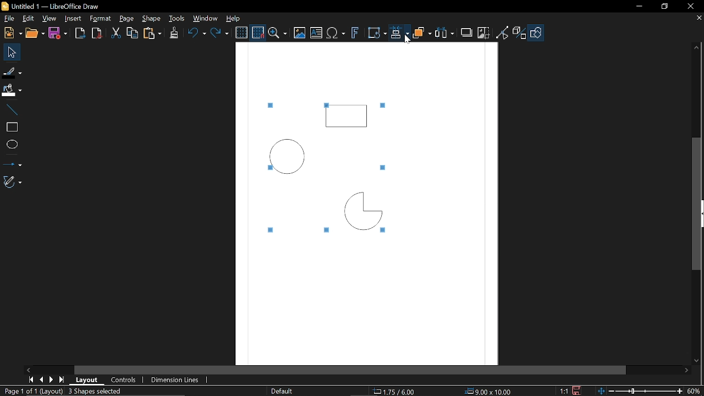  What do you see at coordinates (386, 234) in the screenshot?
I see `Tiny square marked around the selected objects` at bounding box center [386, 234].